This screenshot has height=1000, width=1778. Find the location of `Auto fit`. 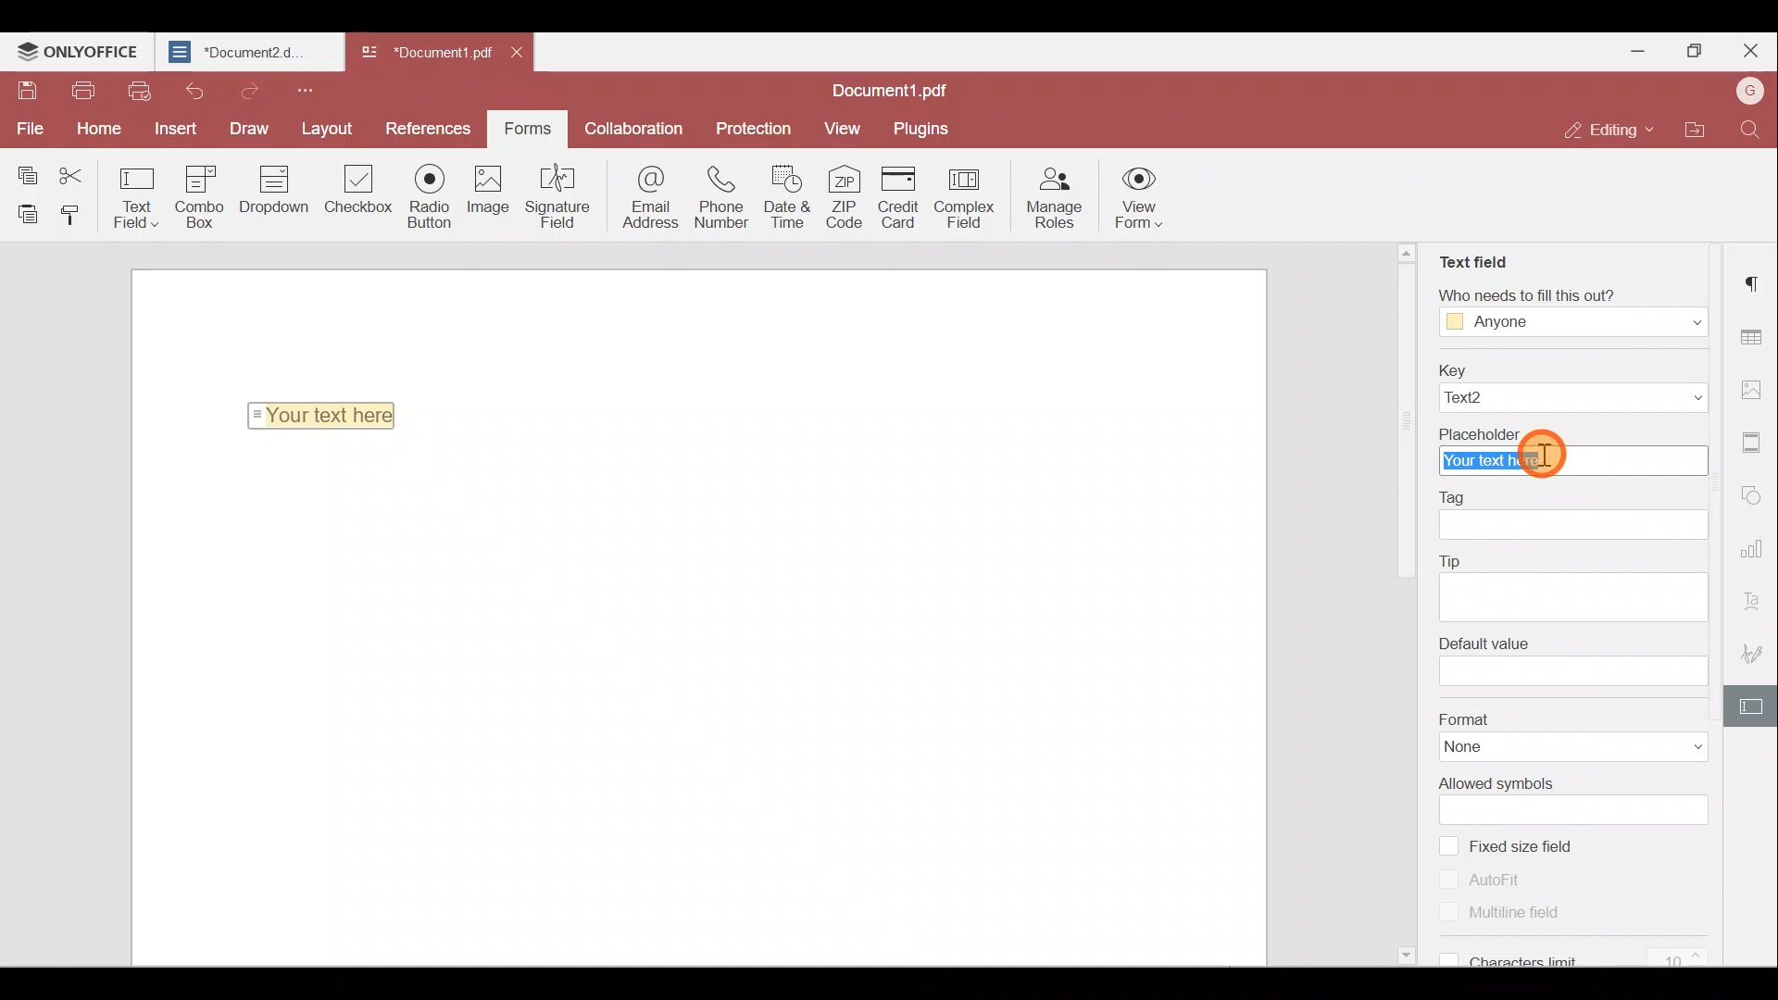

Auto fit is located at coordinates (1507, 878).